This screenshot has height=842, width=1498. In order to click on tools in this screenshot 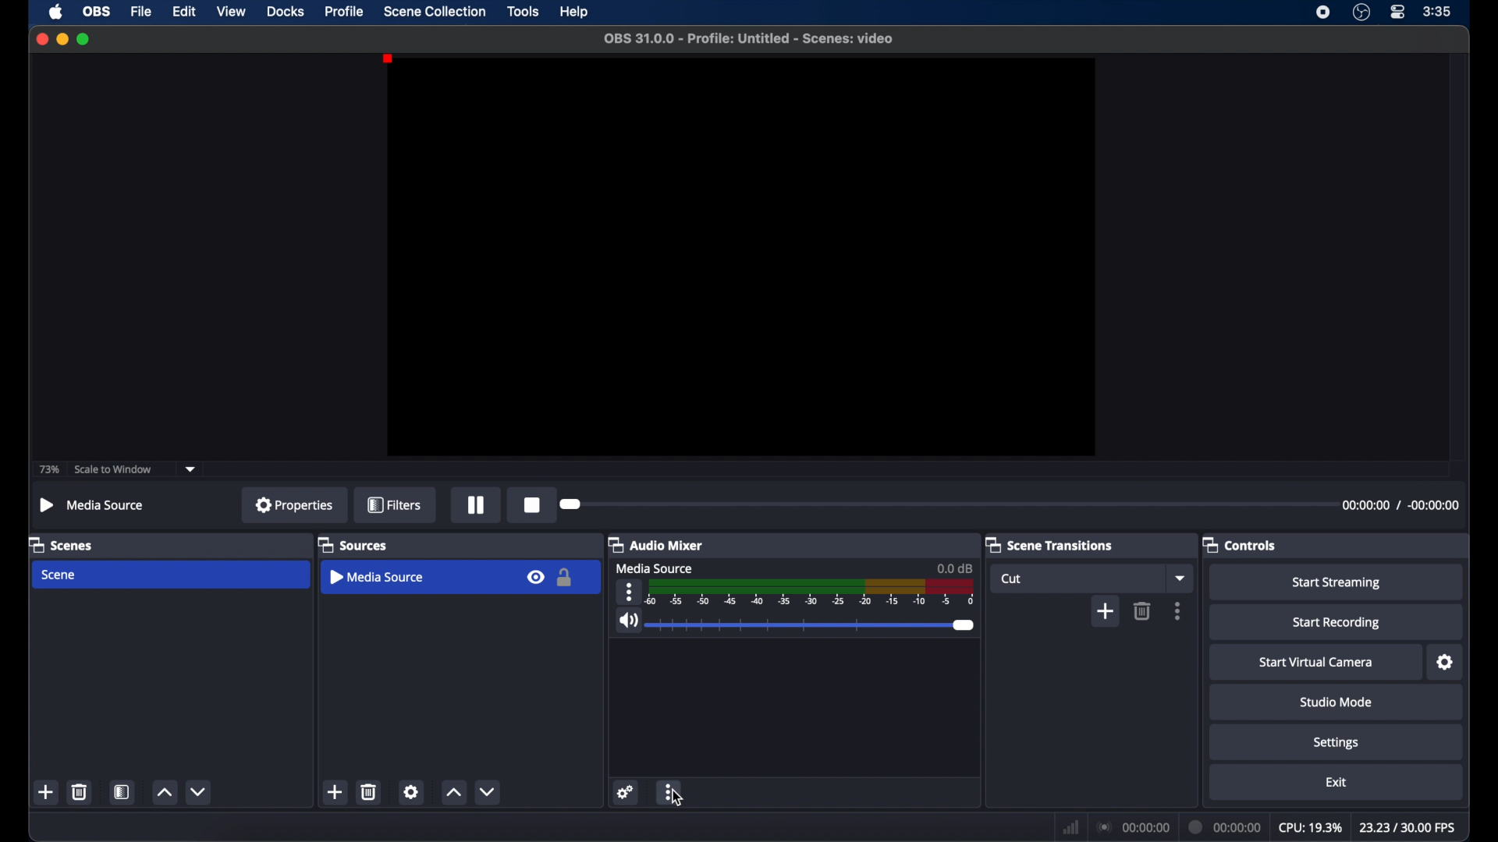, I will do `click(523, 11)`.